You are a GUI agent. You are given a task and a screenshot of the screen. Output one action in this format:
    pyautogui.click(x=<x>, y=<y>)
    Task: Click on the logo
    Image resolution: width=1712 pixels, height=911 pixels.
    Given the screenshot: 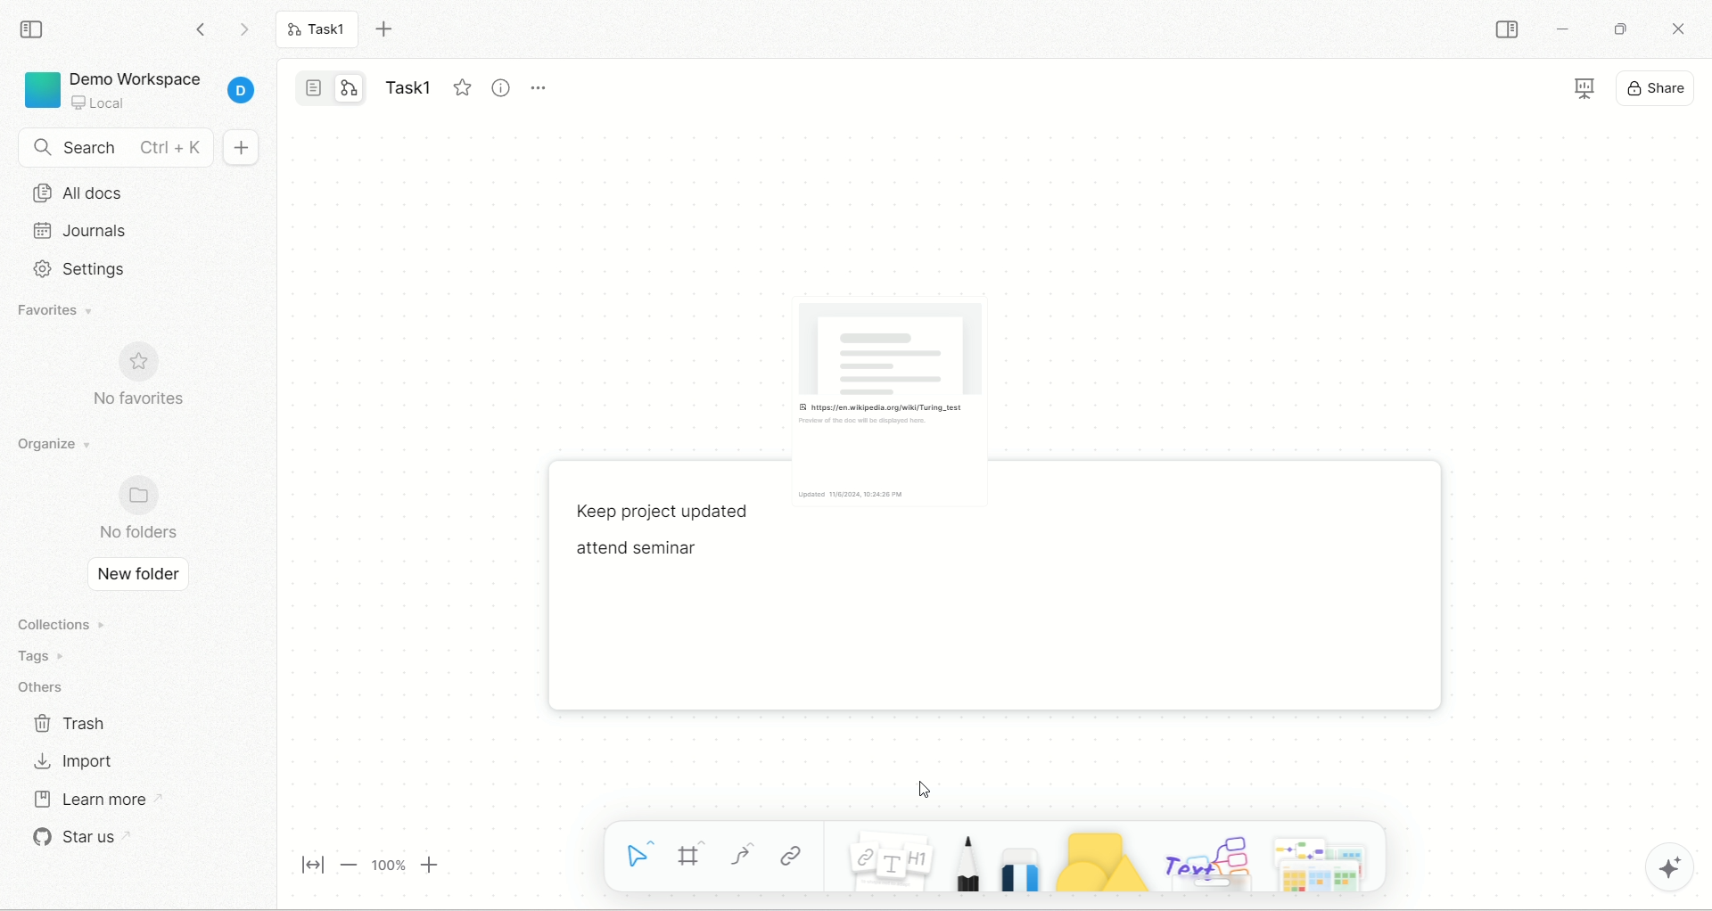 What is the action you would take?
    pyautogui.click(x=40, y=89)
    